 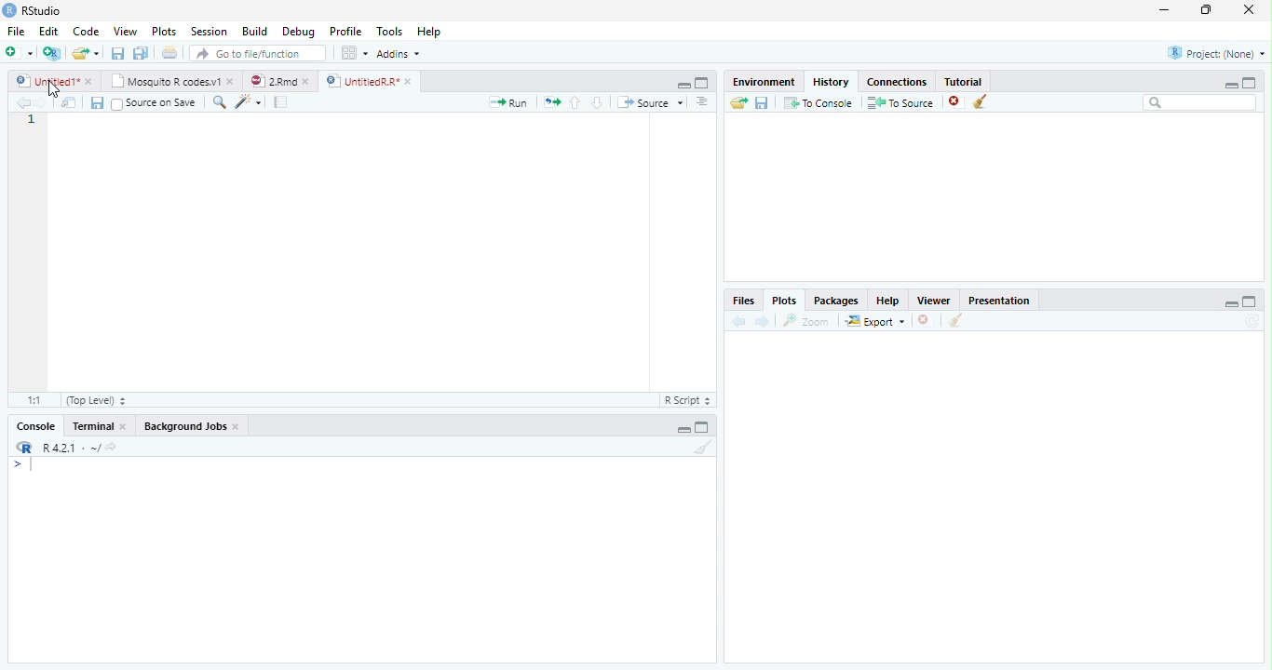 What do you see at coordinates (45, 80) in the screenshot?
I see `Untitled1*` at bounding box center [45, 80].